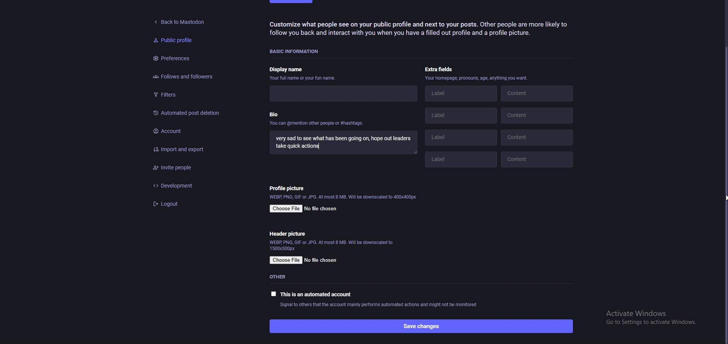  What do you see at coordinates (539, 116) in the screenshot?
I see `content` at bounding box center [539, 116].